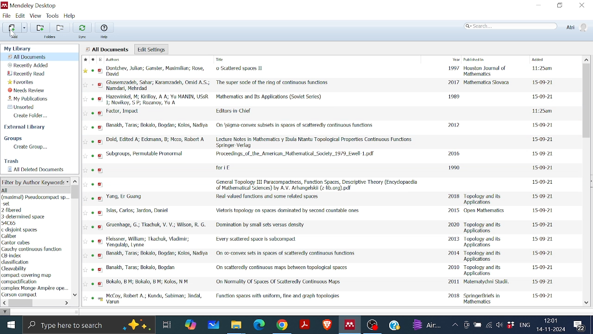  What do you see at coordinates (85, 199) in the screenshot?
I see `Favourite` at bounding box center [85, 199].